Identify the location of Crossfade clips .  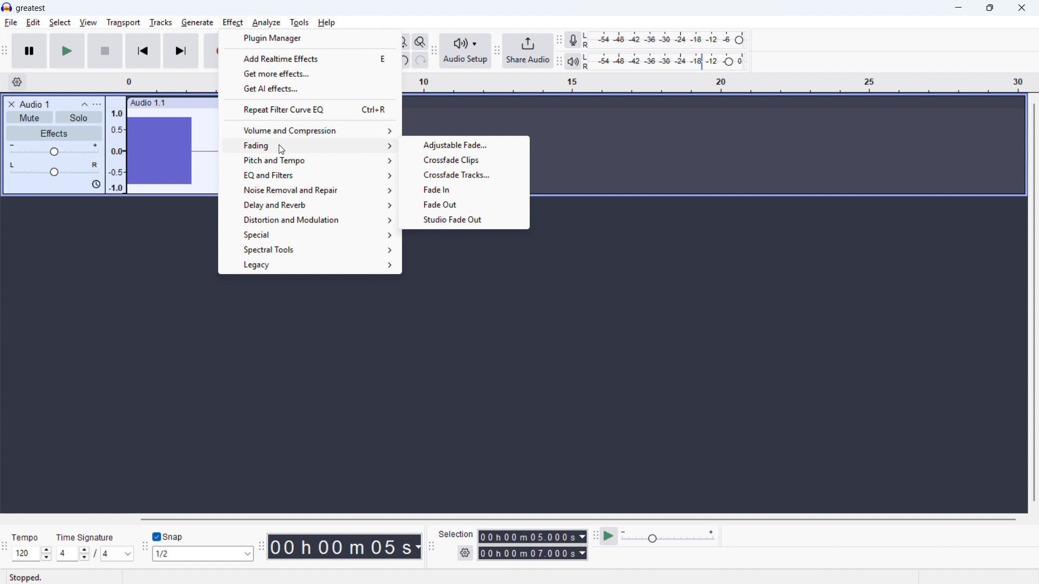
(465, 160).